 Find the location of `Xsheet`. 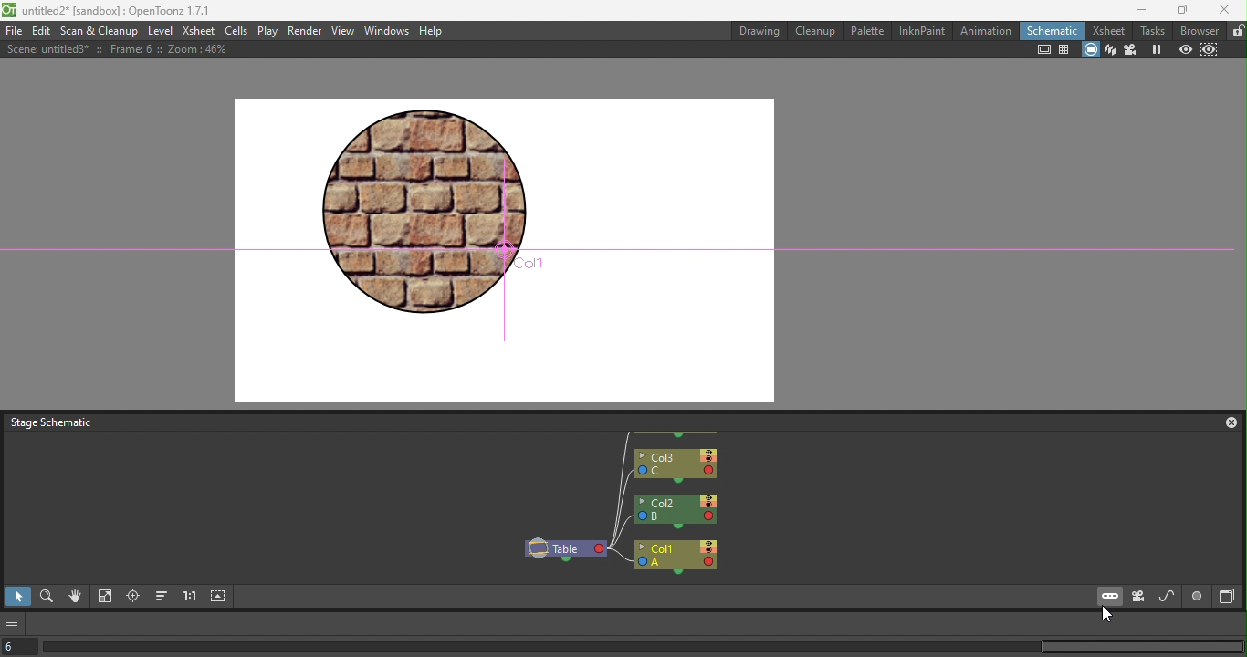

Xsheet is located at coordinates (1111, 30).